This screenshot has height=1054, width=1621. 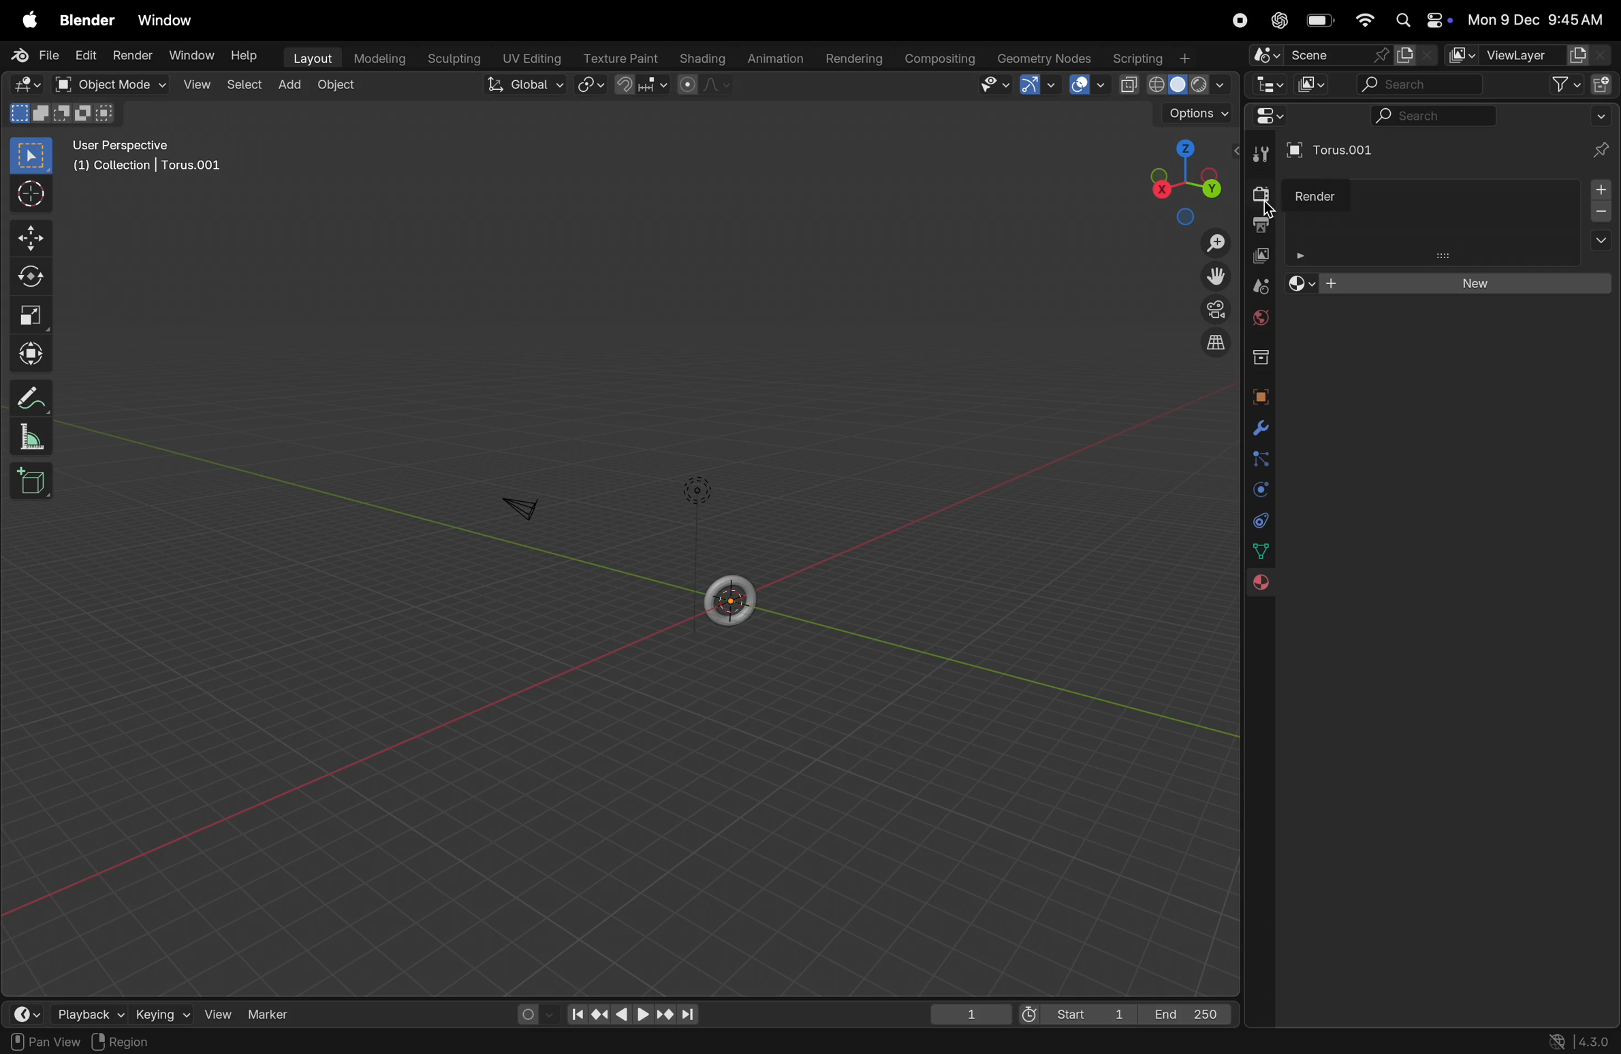 I want to click on pins, so click(x=1603, y=150).